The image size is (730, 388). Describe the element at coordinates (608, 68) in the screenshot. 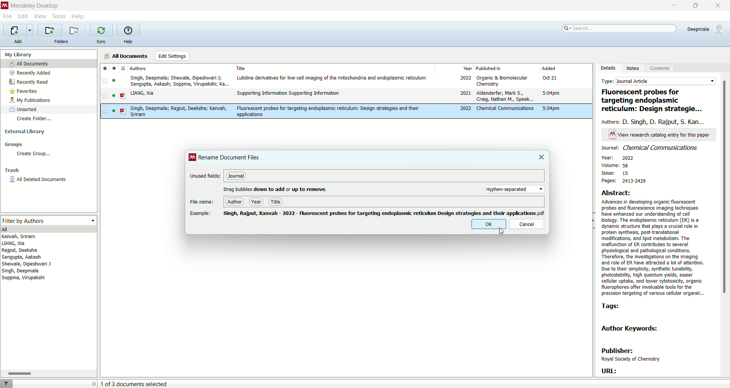

I see `details` at that location.